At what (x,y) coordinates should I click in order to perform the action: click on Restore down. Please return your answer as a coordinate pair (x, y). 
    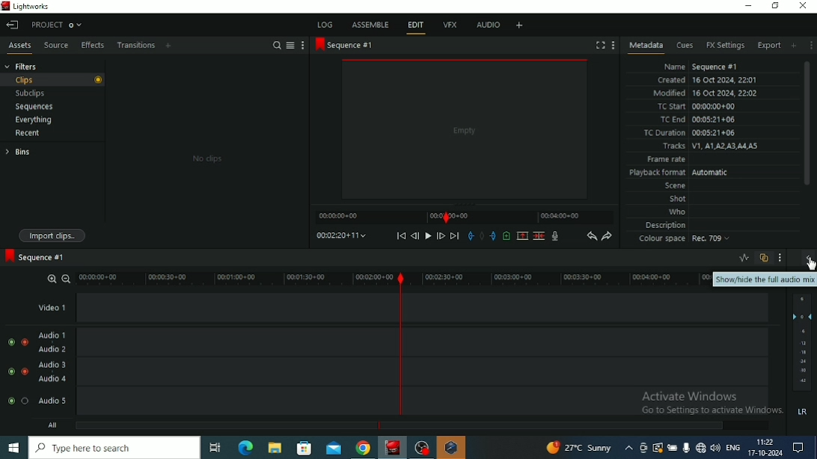
    Looking at the image, I should click on (776, 5).